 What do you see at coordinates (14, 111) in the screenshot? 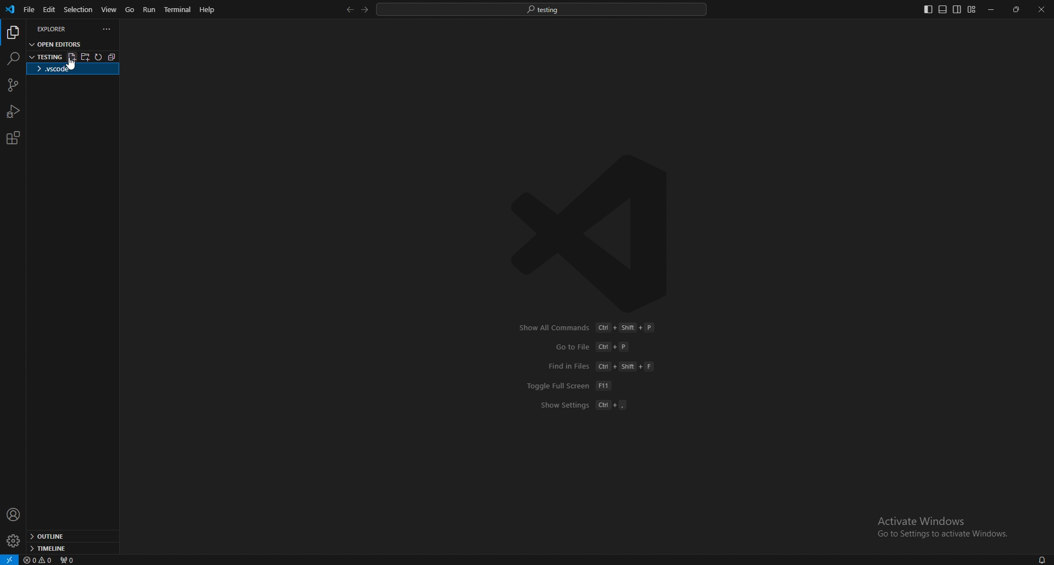
I see `run and debug` at bounding box center [14, 111].